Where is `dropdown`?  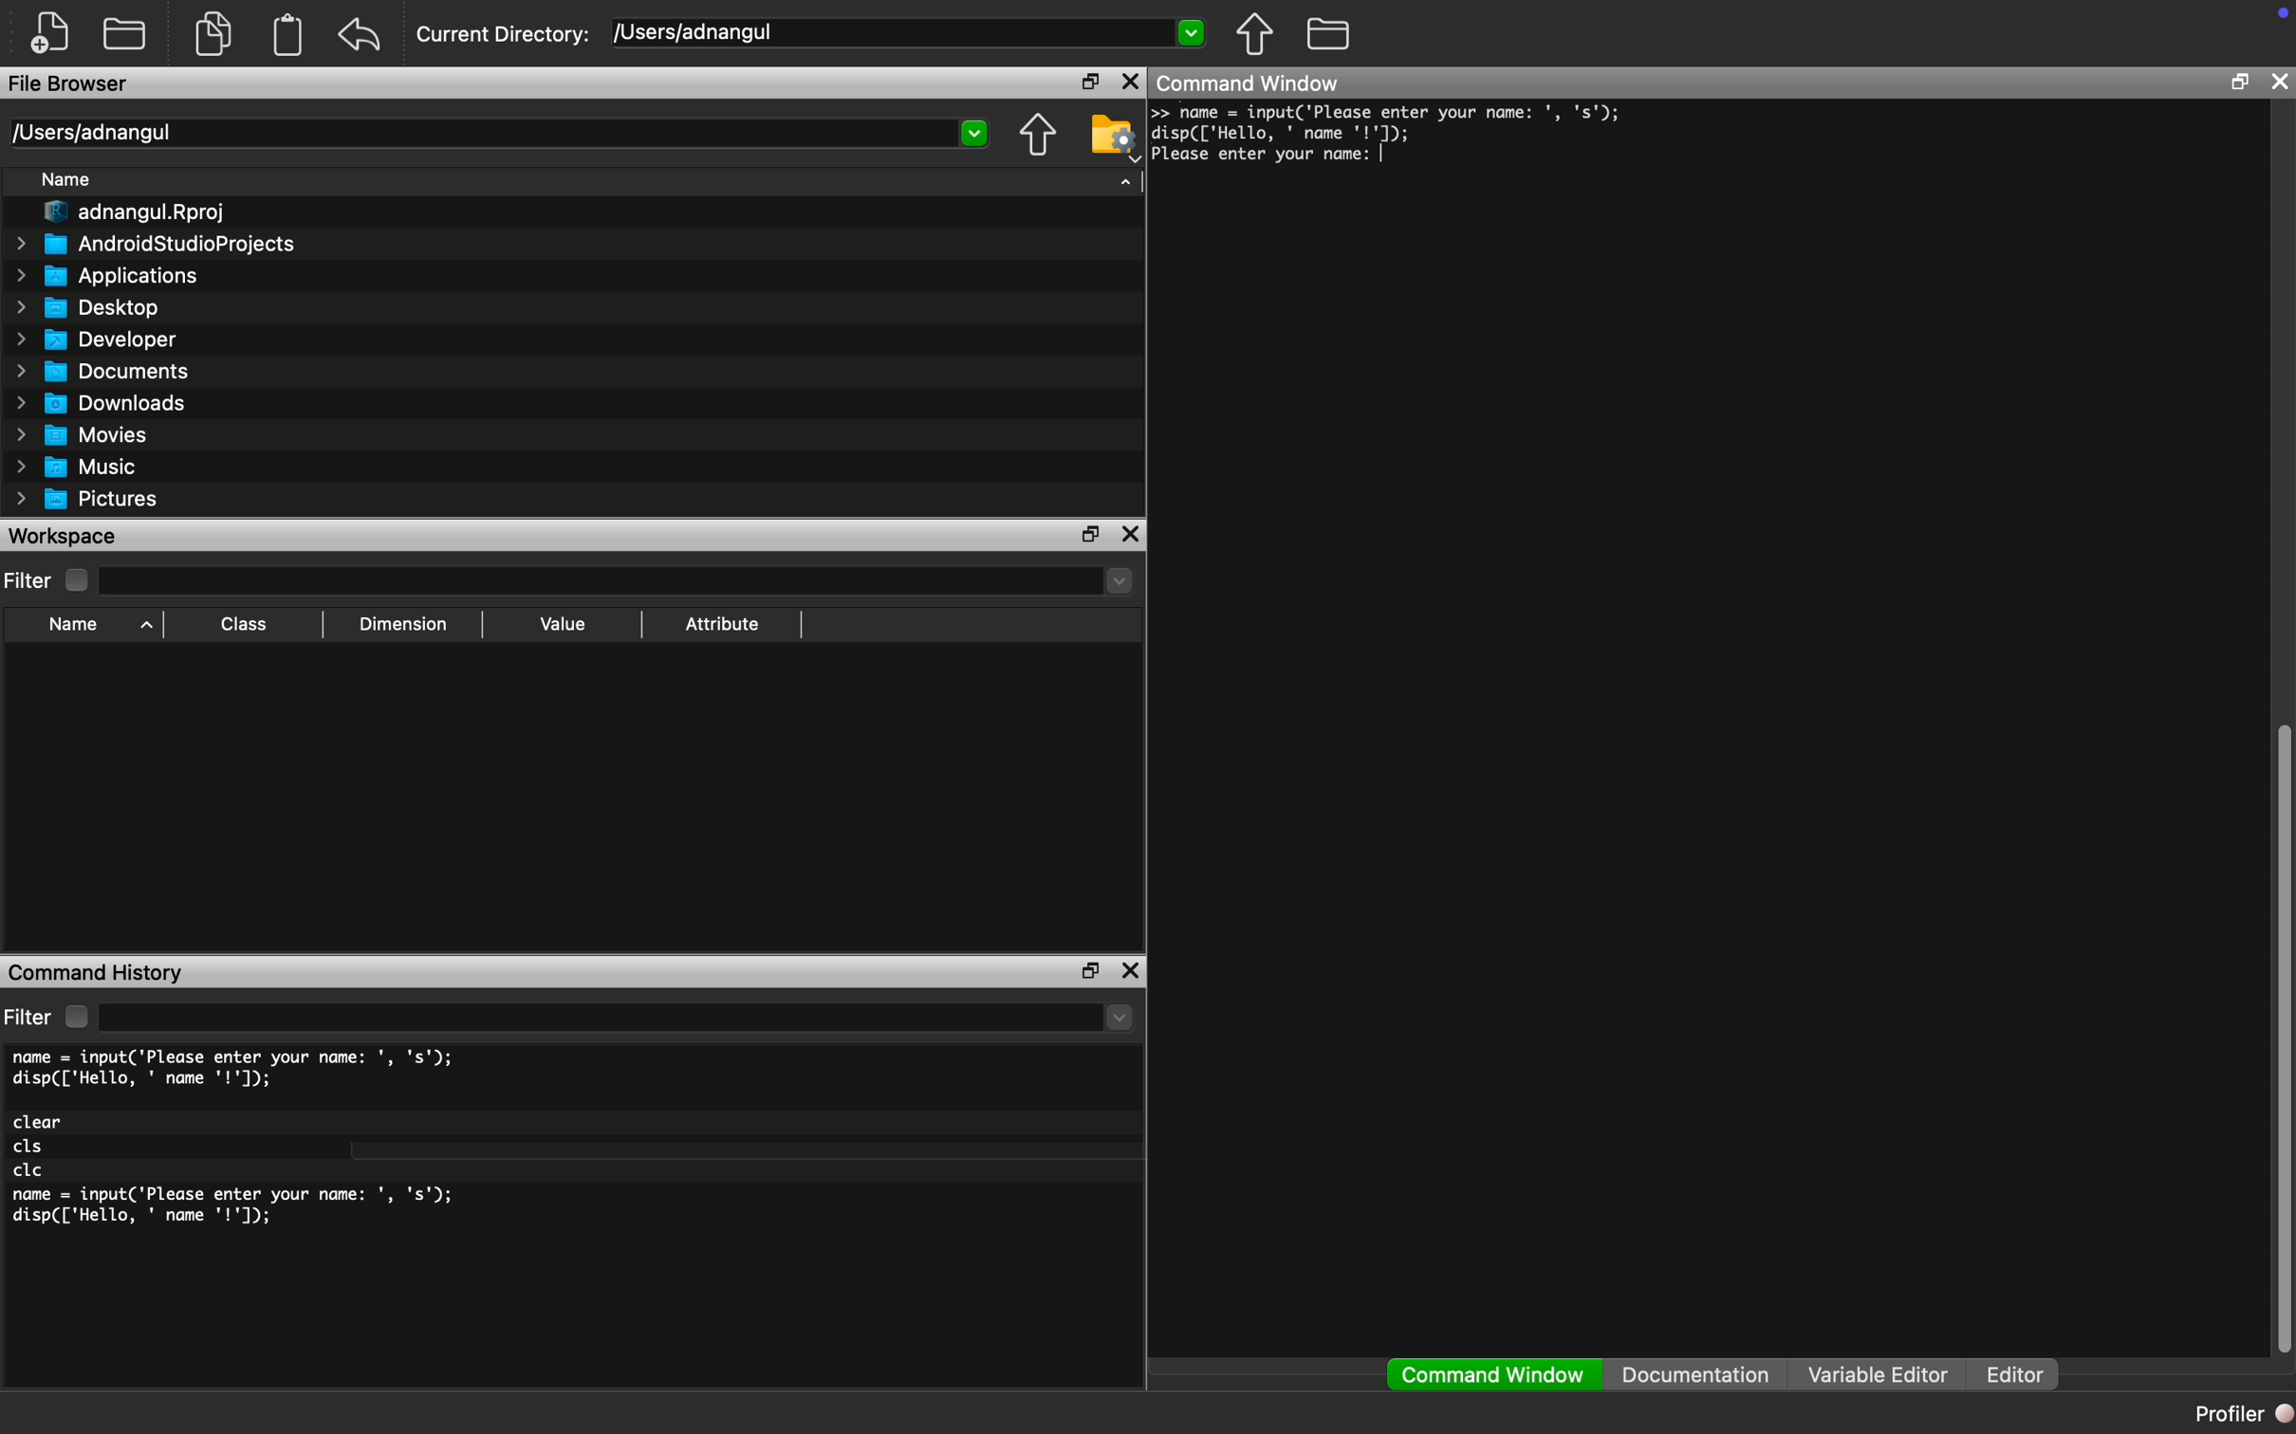 dropdown is located at coordinates (1120, 1018).